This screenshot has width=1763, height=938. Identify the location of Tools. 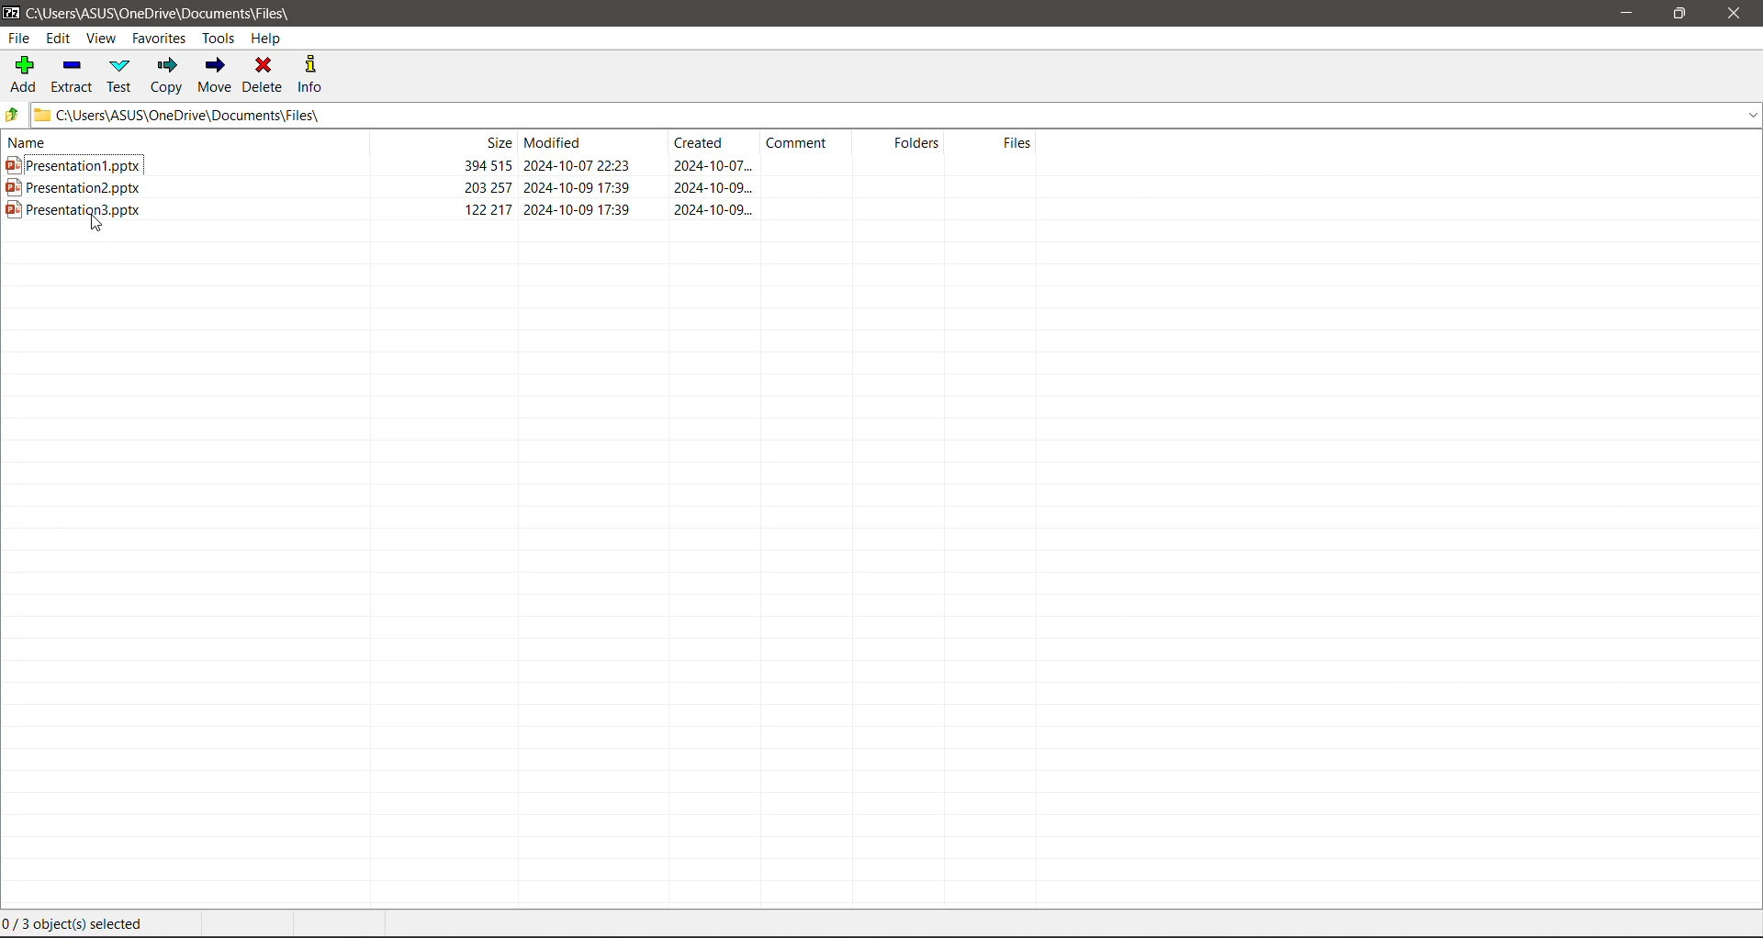
(217, 39).